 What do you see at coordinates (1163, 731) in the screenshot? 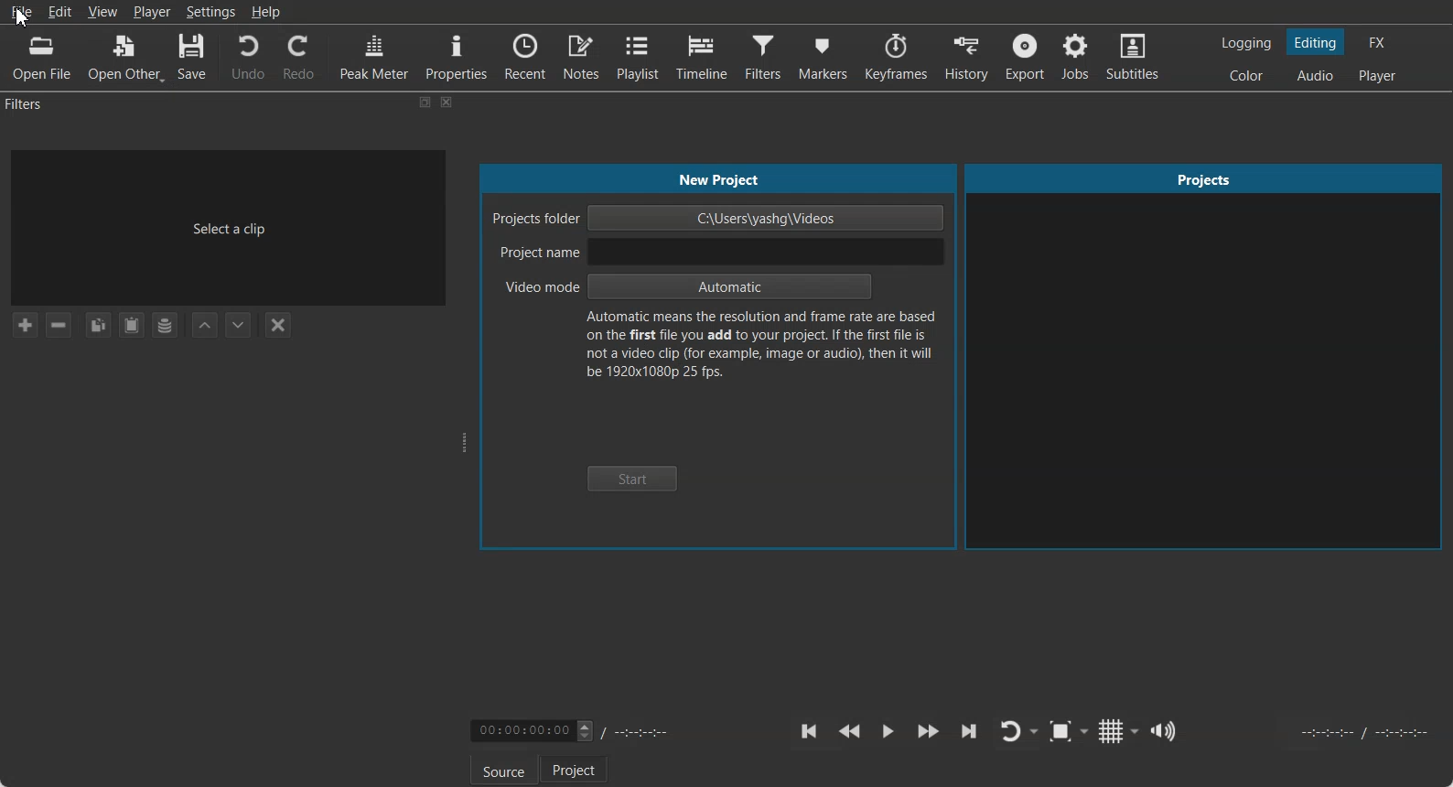
I see `Show the volume control` at bounding box center [1163, 731].